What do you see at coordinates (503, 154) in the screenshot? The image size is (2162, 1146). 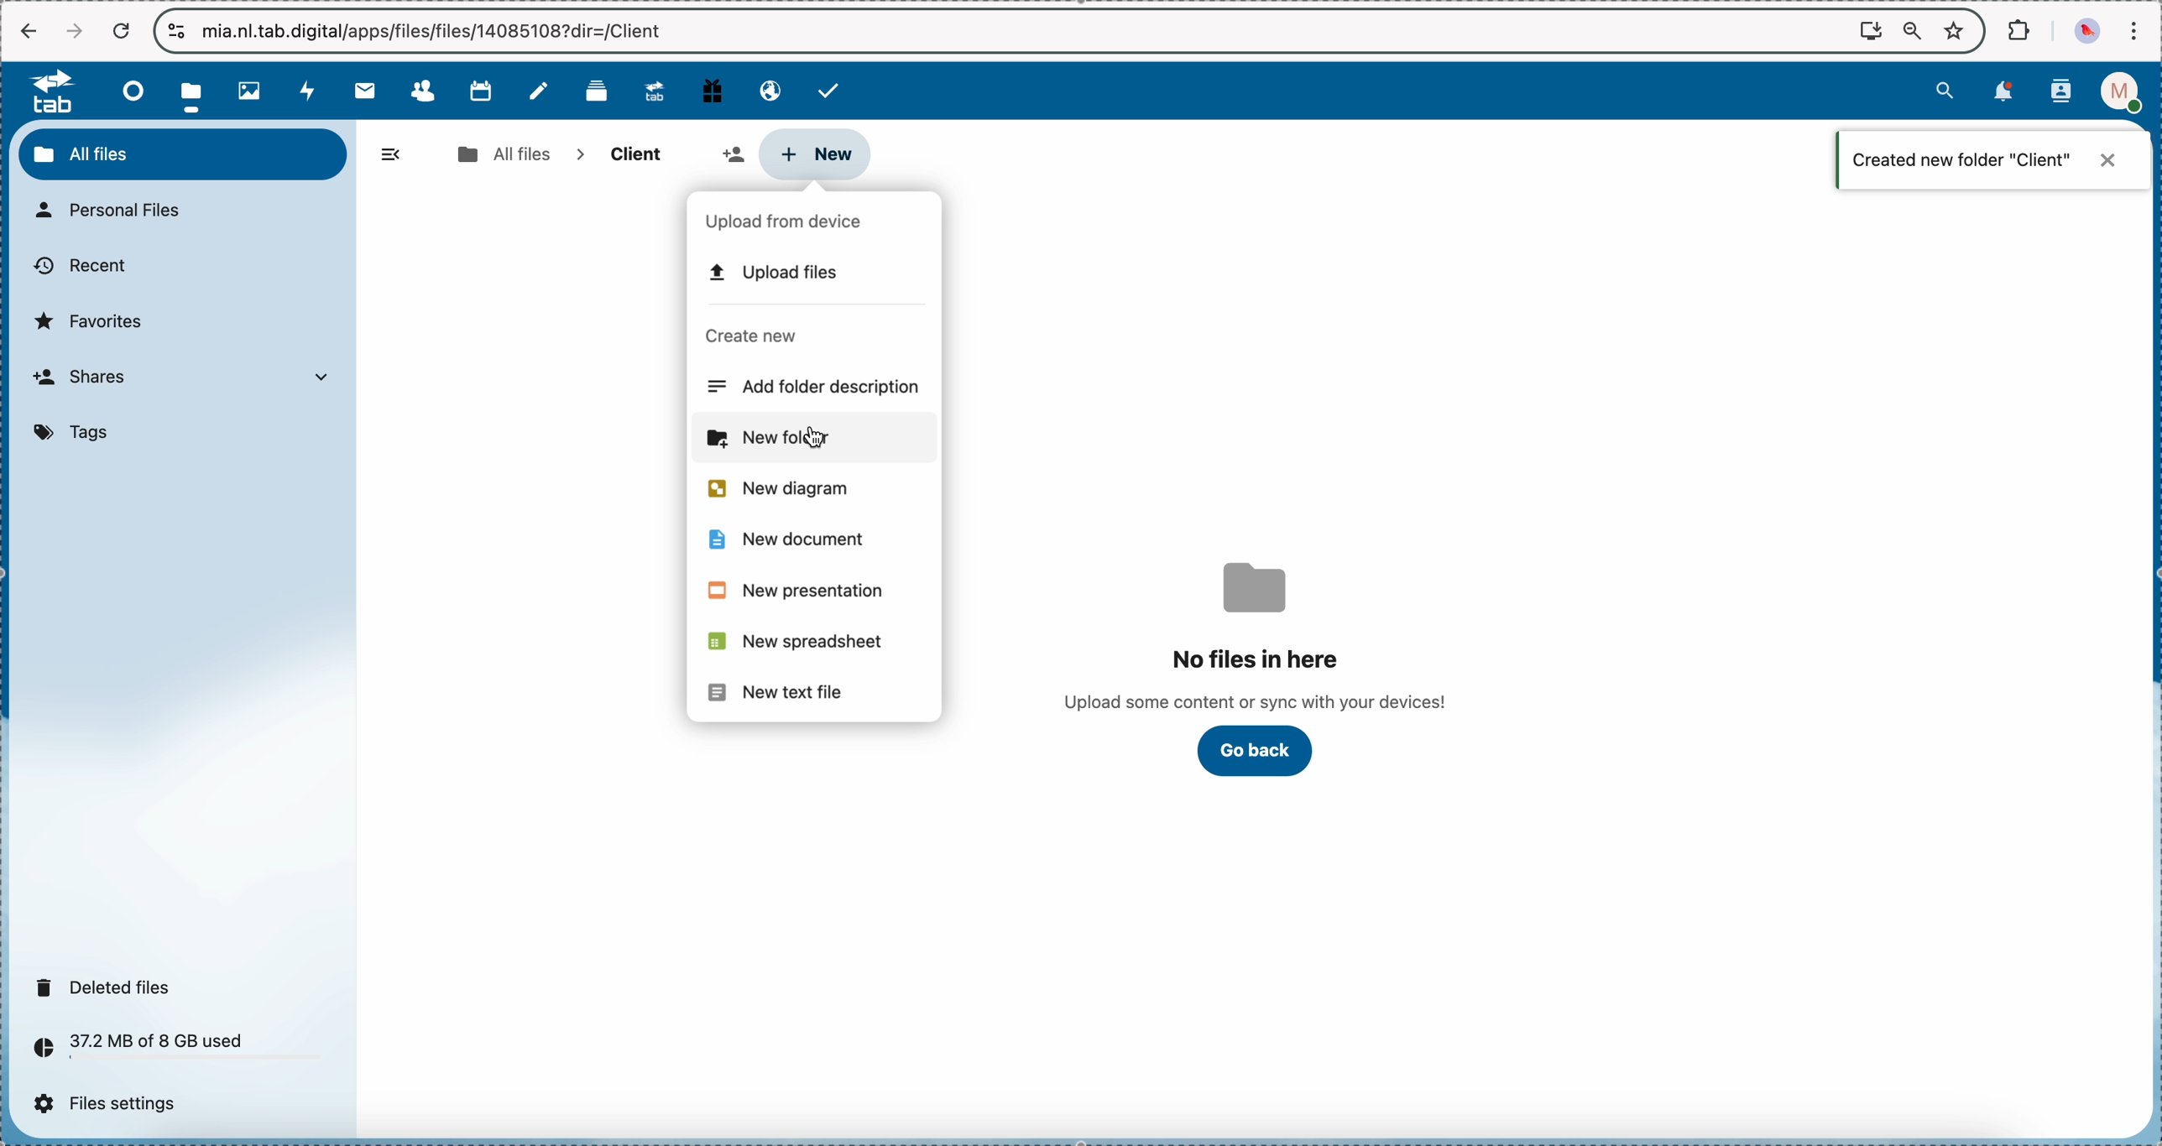 I see `all files` at bounding box center [503, 154].